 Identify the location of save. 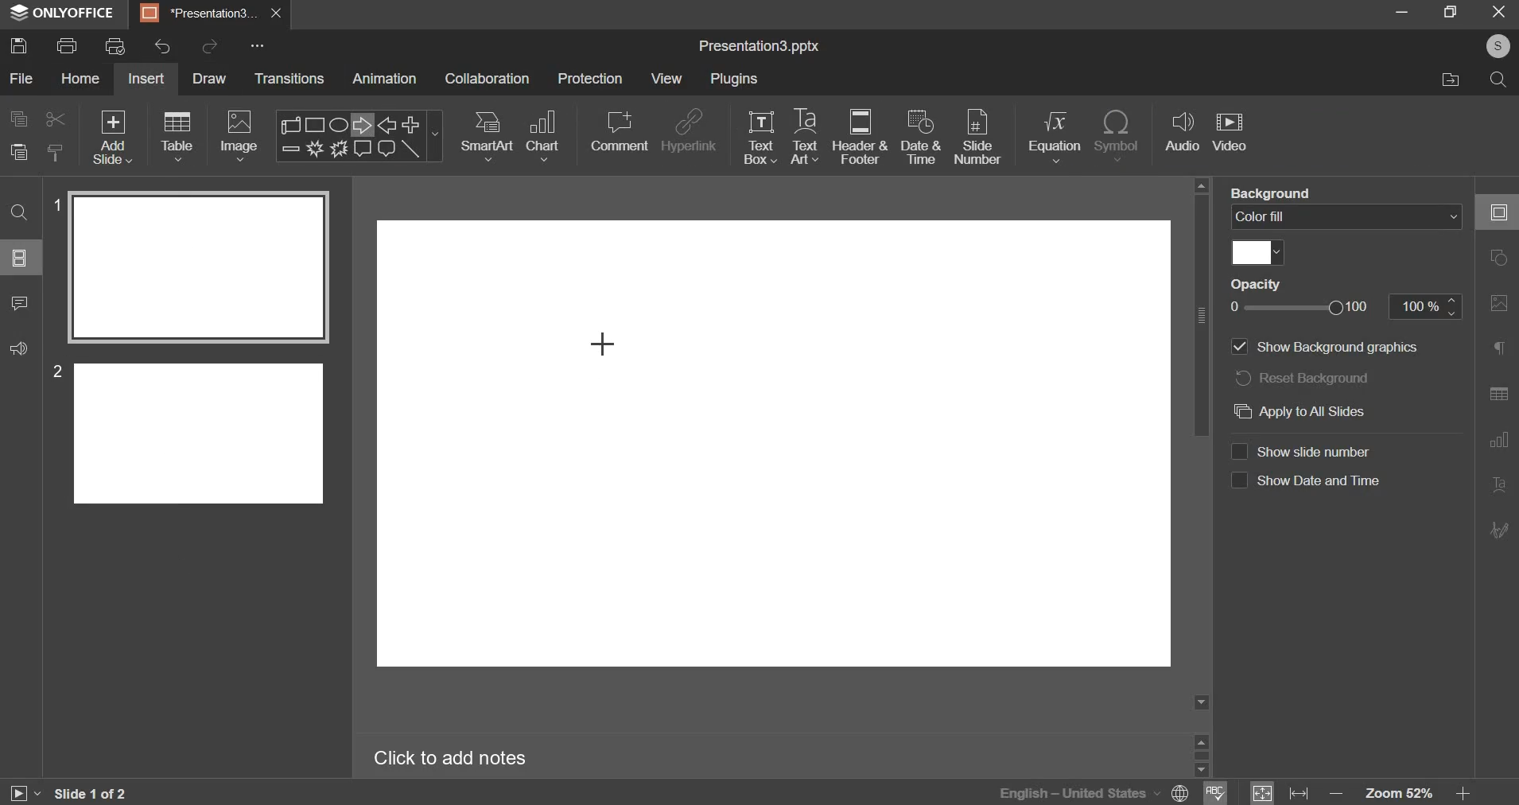
(19, 45).